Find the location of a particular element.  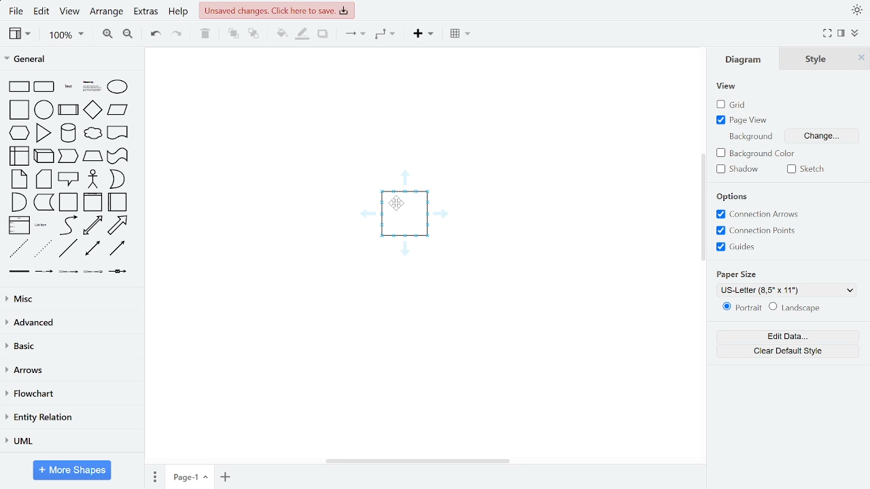

connectors is located at coordinates (353, 35).